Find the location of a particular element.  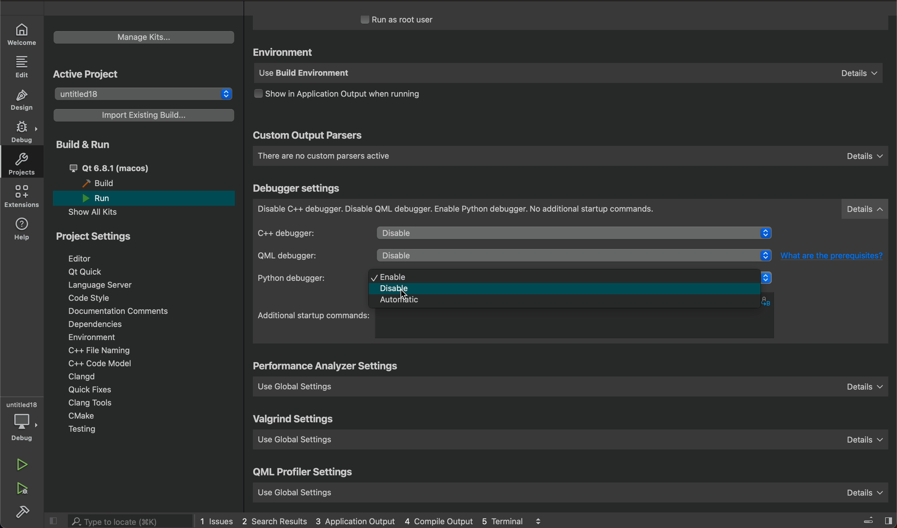

extensions is located at coordinates (23, 198).